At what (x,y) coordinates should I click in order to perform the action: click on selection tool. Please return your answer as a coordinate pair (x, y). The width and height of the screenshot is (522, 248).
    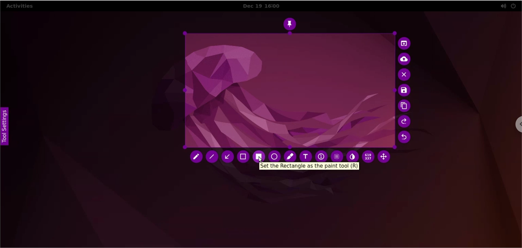
    Looking at the image, I should click on (244, 158).